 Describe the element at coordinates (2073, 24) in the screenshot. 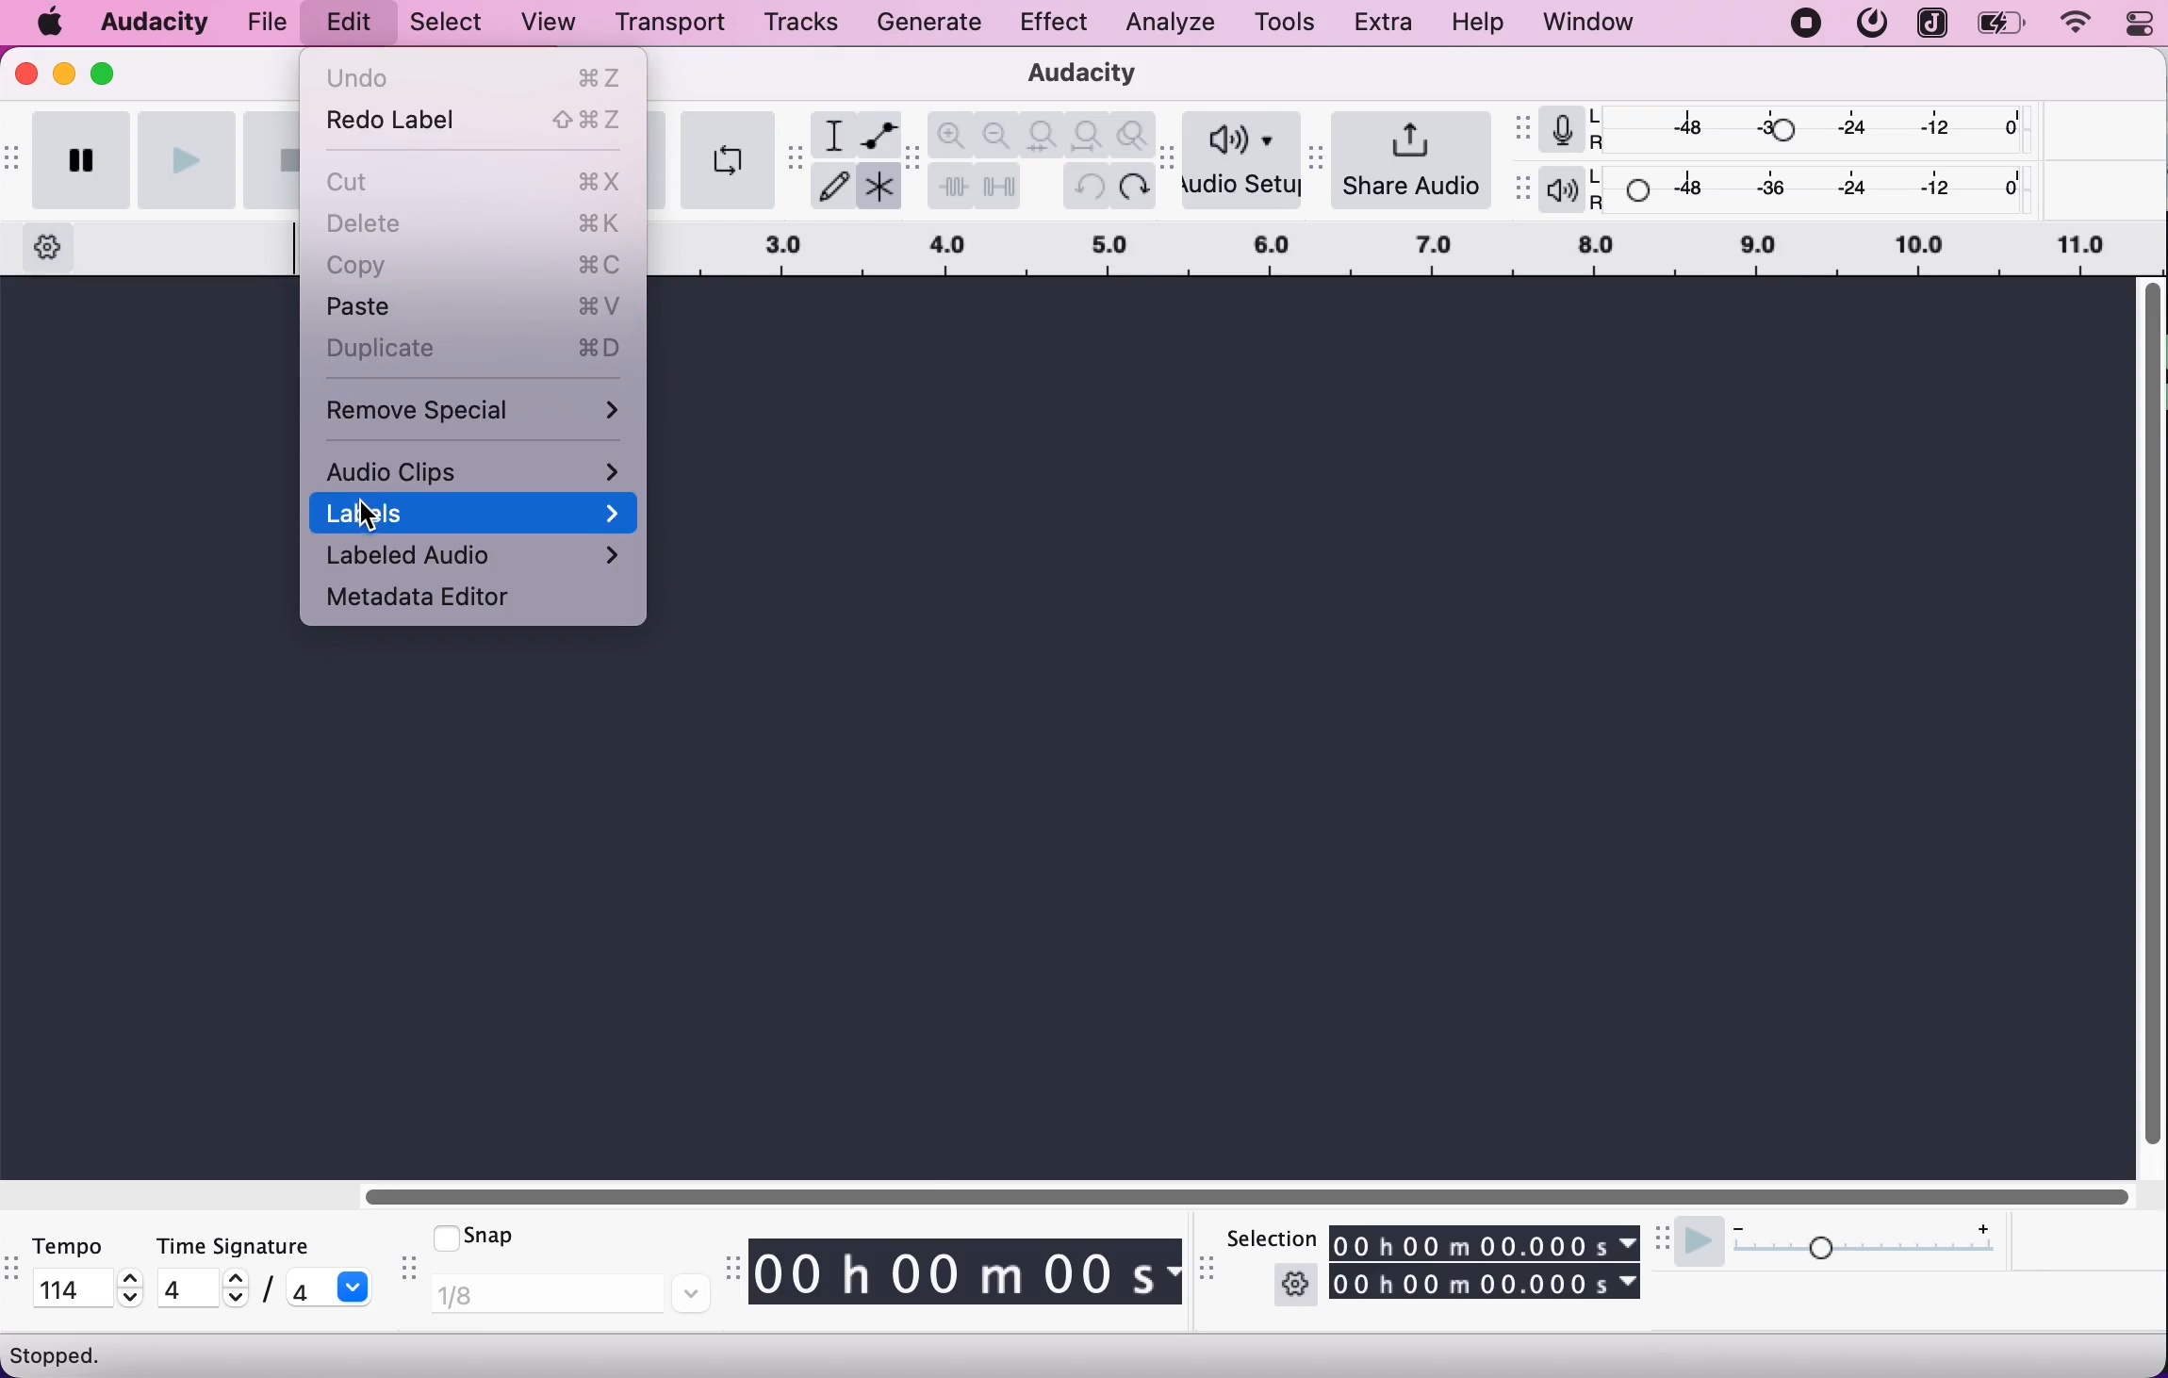

I see `wifi` at that location.